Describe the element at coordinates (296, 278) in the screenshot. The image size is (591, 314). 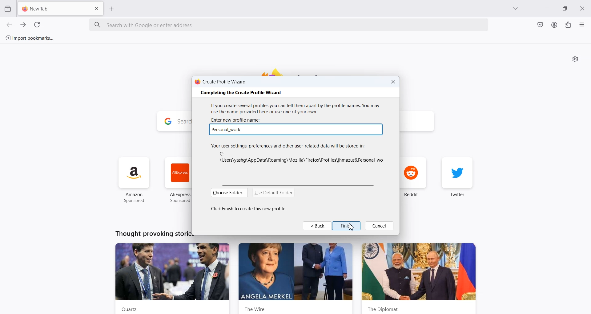
I see `the wire` at that location.